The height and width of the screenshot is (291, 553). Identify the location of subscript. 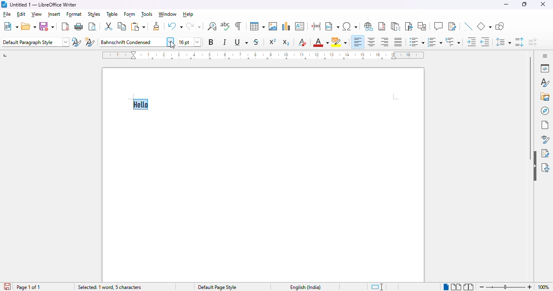
(287, 42).